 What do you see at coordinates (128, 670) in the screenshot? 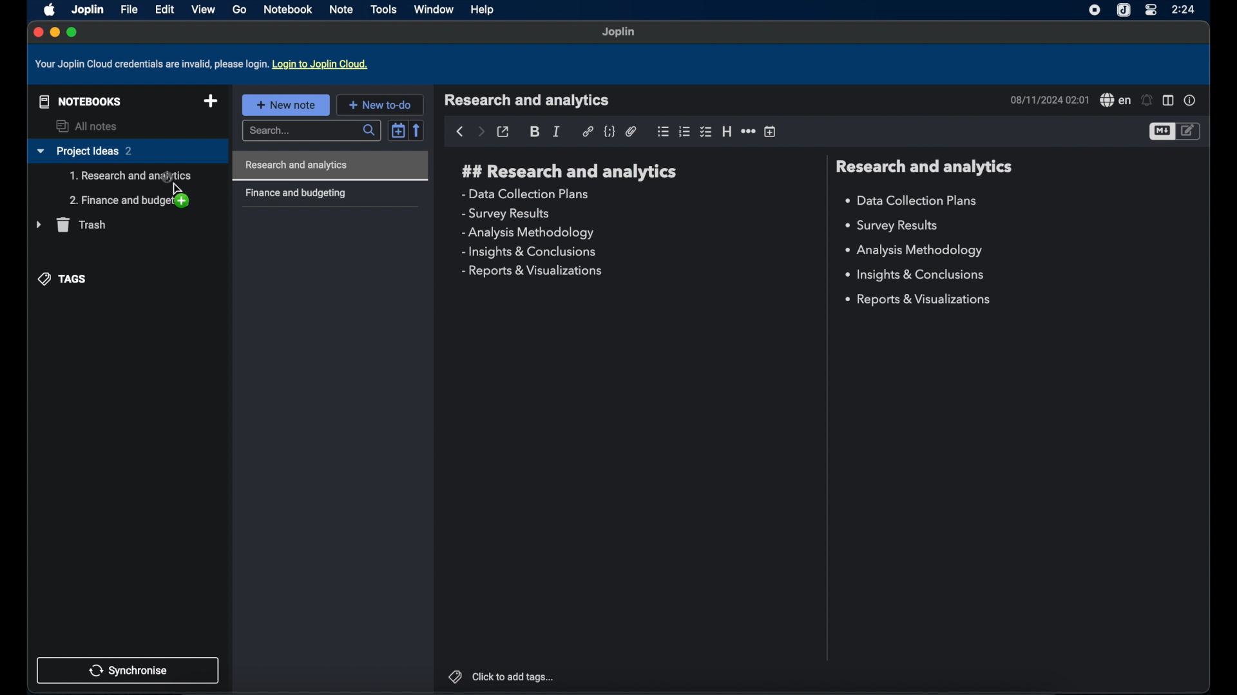
I see `synchronise` at bounding box center [128, 670].